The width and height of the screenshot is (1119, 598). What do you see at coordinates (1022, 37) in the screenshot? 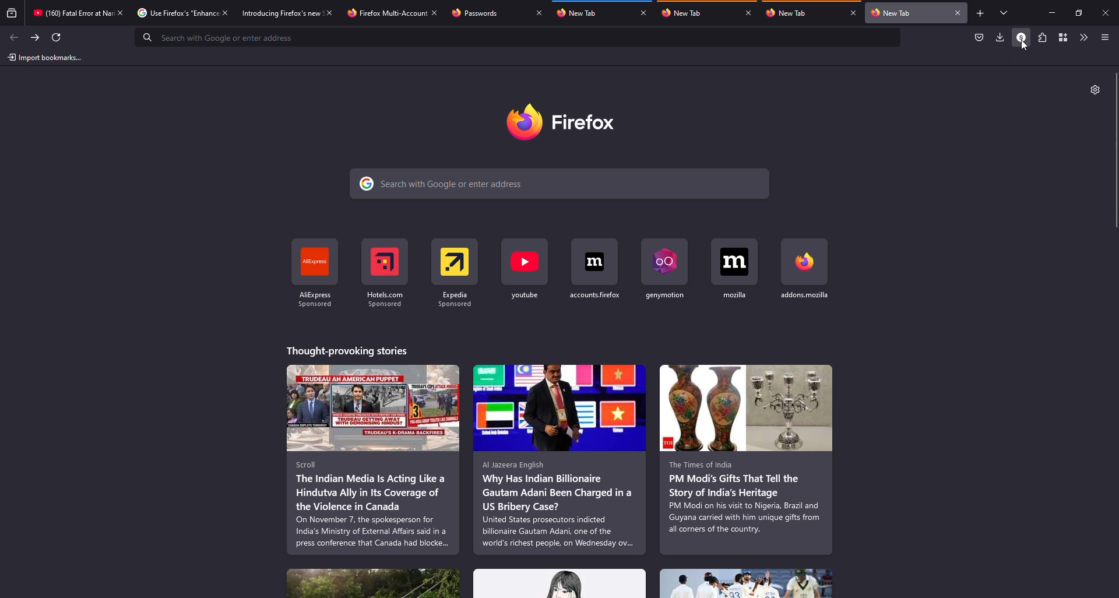
I see `profile` at bounding box center [1022, 37].